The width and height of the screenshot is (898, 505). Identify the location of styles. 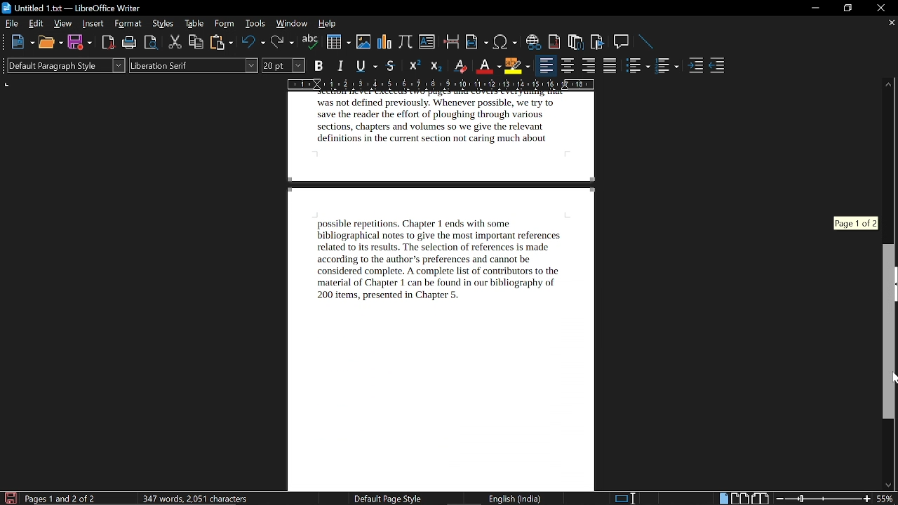
(163, 24).